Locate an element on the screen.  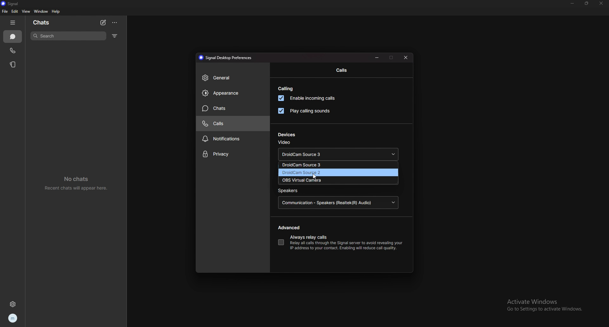
play calling sounds is located at coordinates (304, 111).